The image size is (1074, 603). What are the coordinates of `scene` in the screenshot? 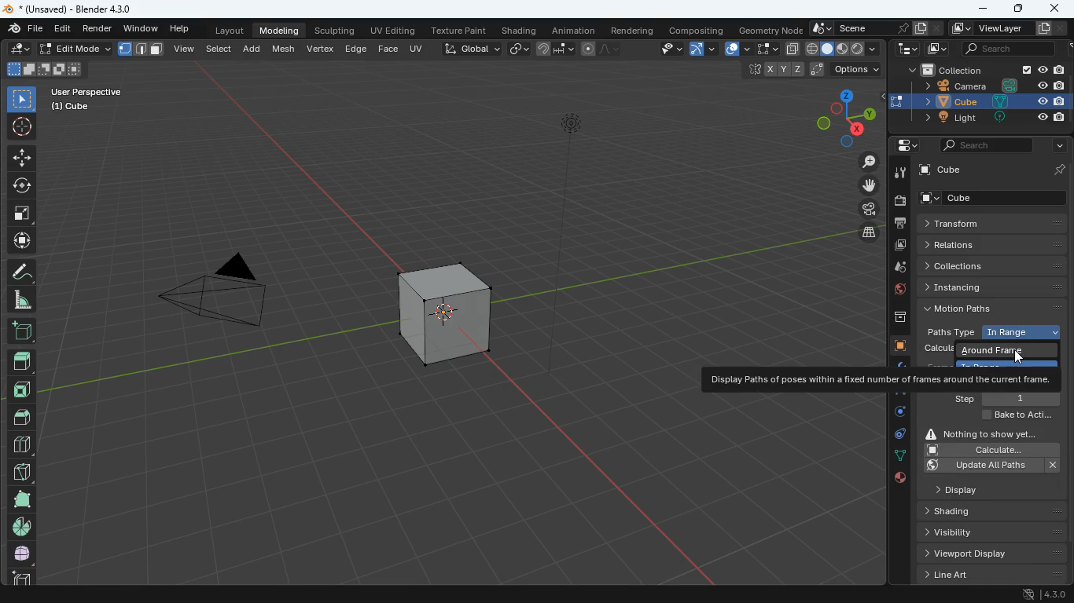 It's located at (872, 28).